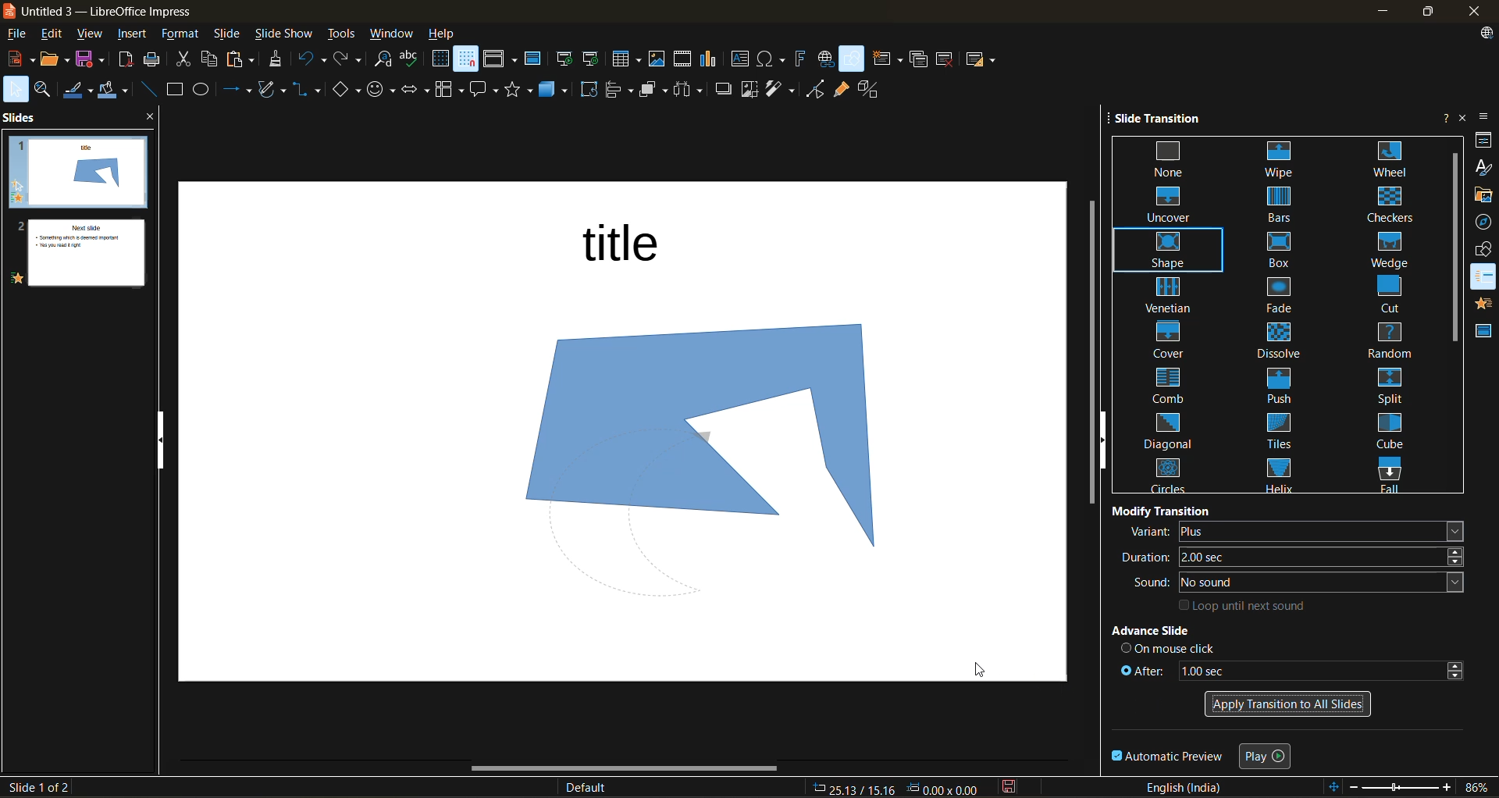 The image size is (1499, 798). I want to click on advance slide, so click(1178, 632).